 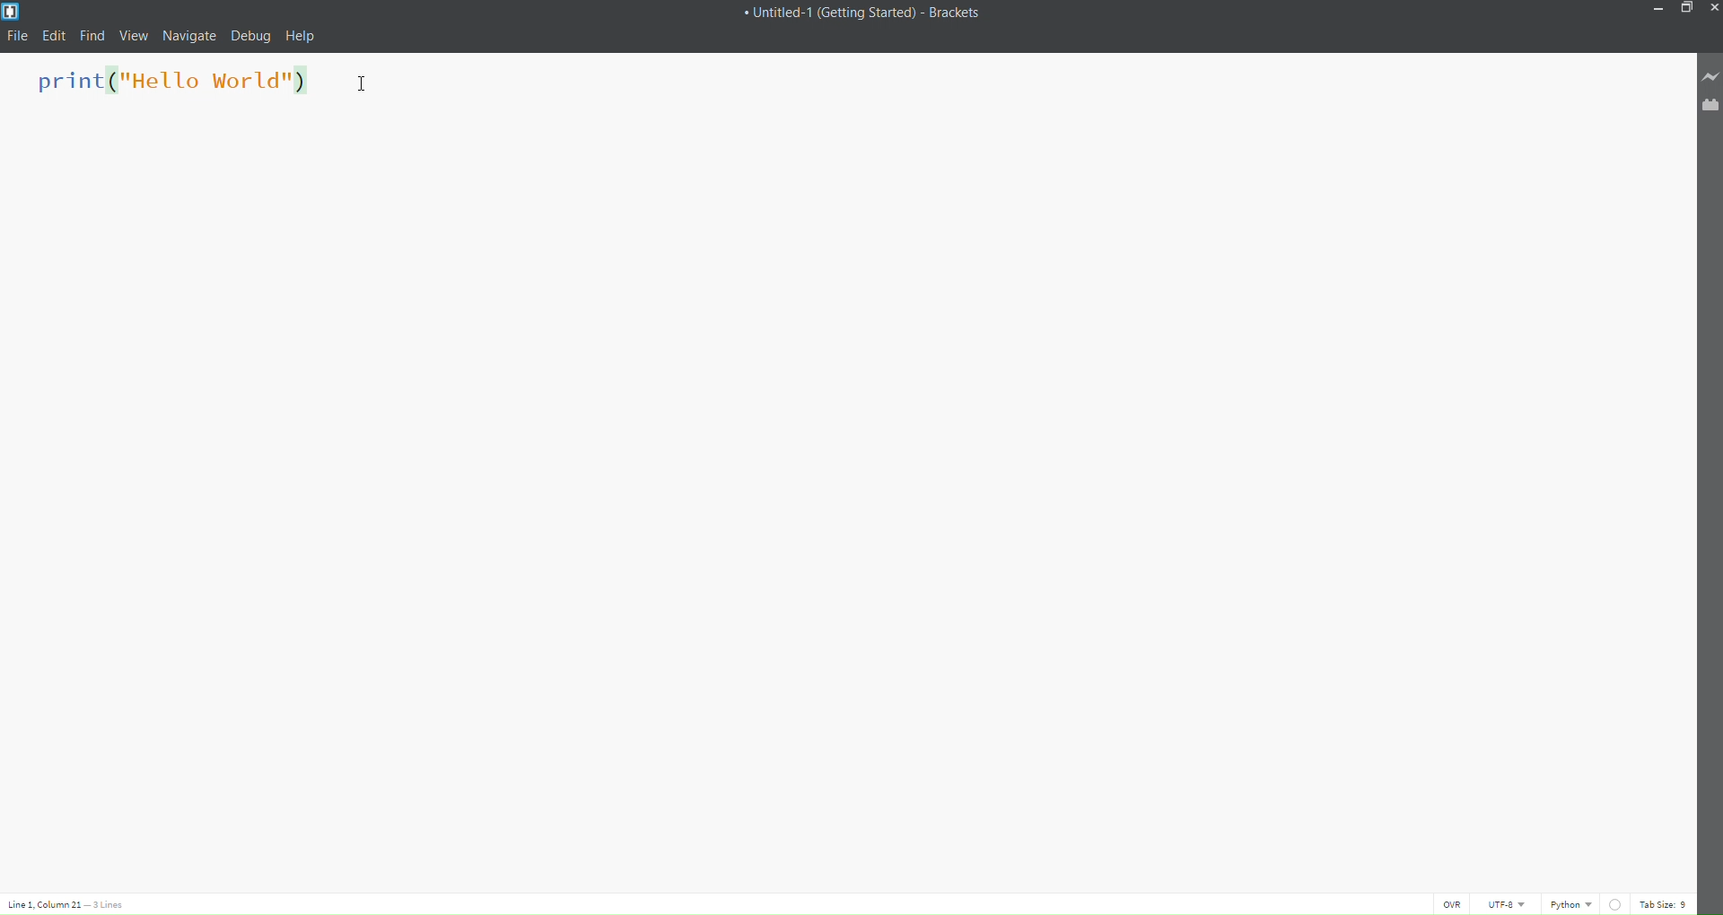 What do you see at coordinates (17, 35) in the screenshot?
I see `file` at bounding box center [17, 35].